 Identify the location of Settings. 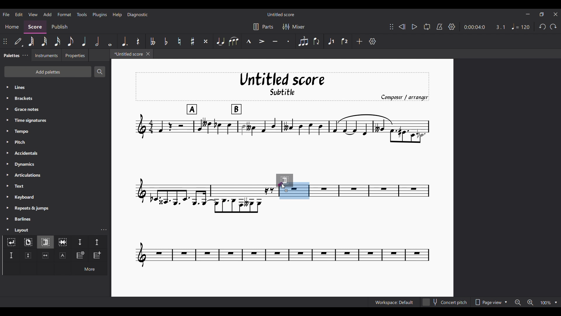
(452, 27).